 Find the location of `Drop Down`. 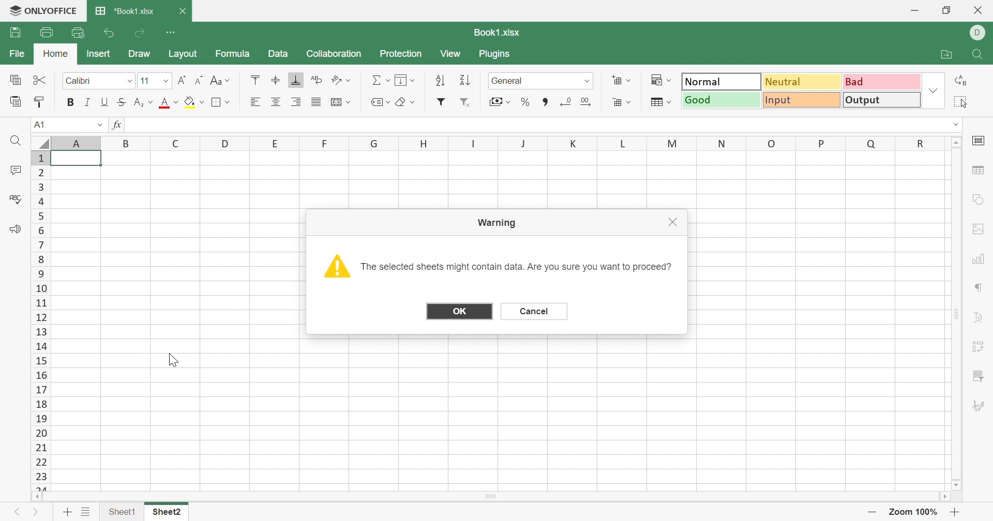

Drop Down is located at coordinates (934, 91).